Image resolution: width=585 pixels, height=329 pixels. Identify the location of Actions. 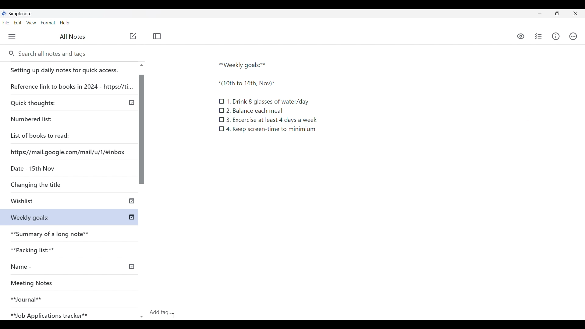
(573, 36).